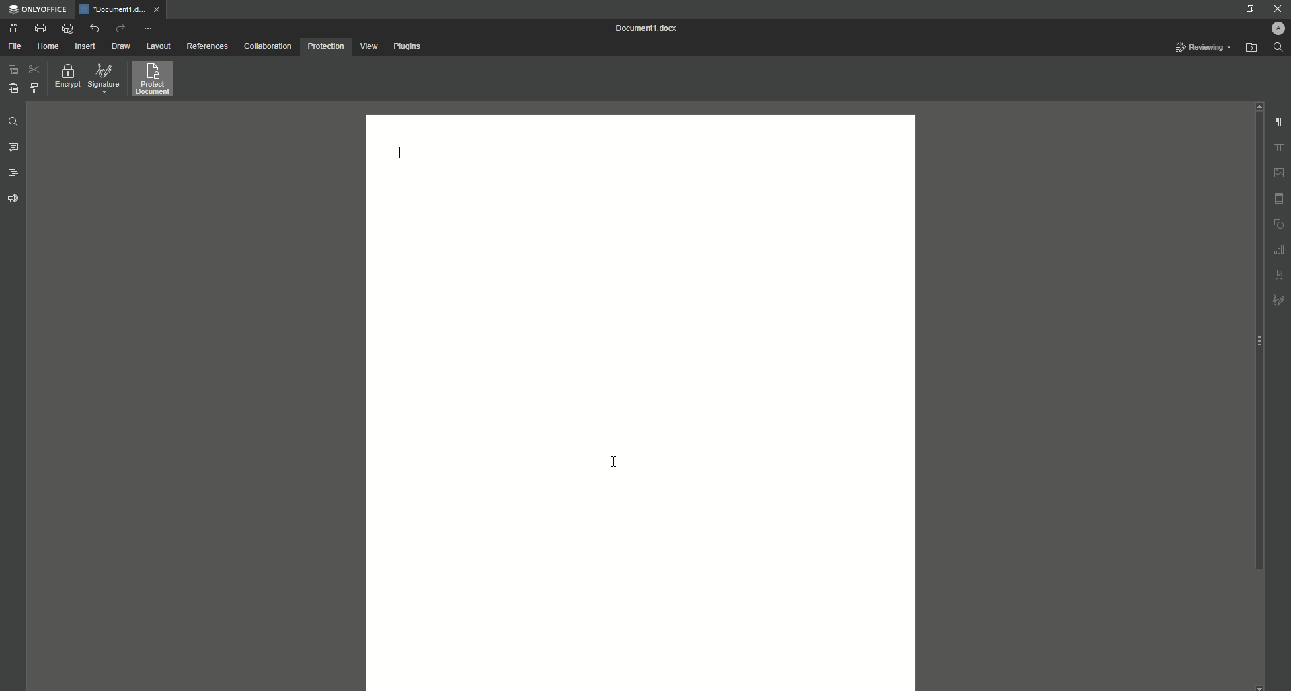 Image resolution: width=1291 pixels, height=691 pixels. I want to click on Protect Document, so click(157, 79).